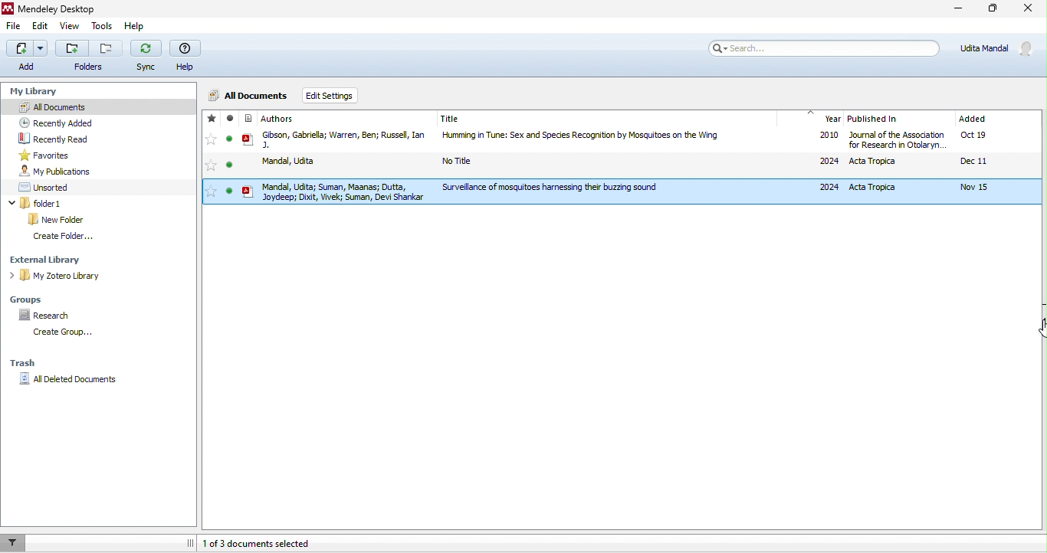  Describe the element at coordinates (51, 155) in the screenshot. I see `favourites` at that location.